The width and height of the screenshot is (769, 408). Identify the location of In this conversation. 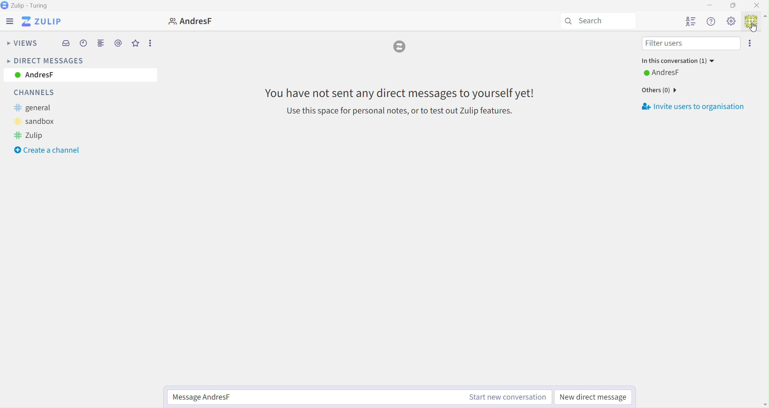
(678, 61).